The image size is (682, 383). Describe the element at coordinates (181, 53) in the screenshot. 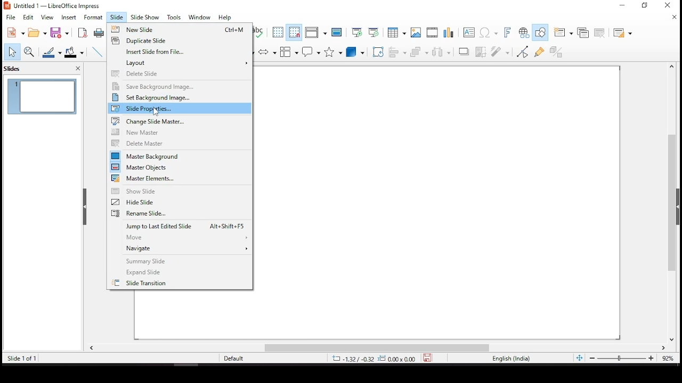

I see `insert slide from file` at that location.